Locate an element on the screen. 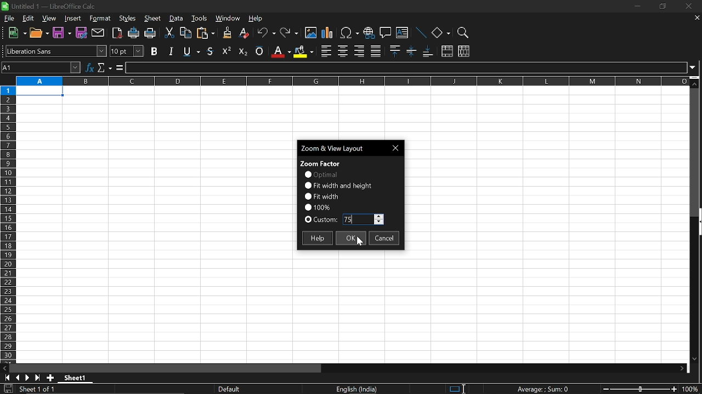 The image size is (702, 394). clone formatting is located at coordinates (225, 32).